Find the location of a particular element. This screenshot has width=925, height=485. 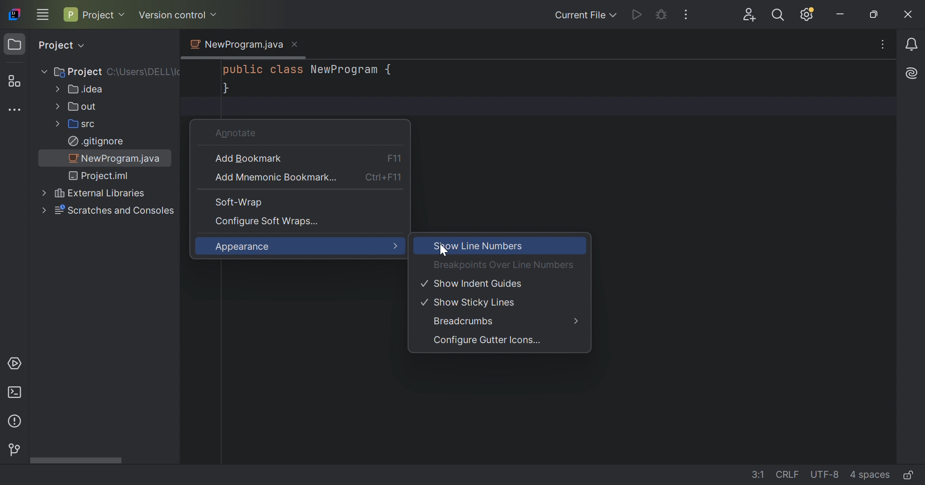

Show Indent Guides is located at coordinates (474, 283).